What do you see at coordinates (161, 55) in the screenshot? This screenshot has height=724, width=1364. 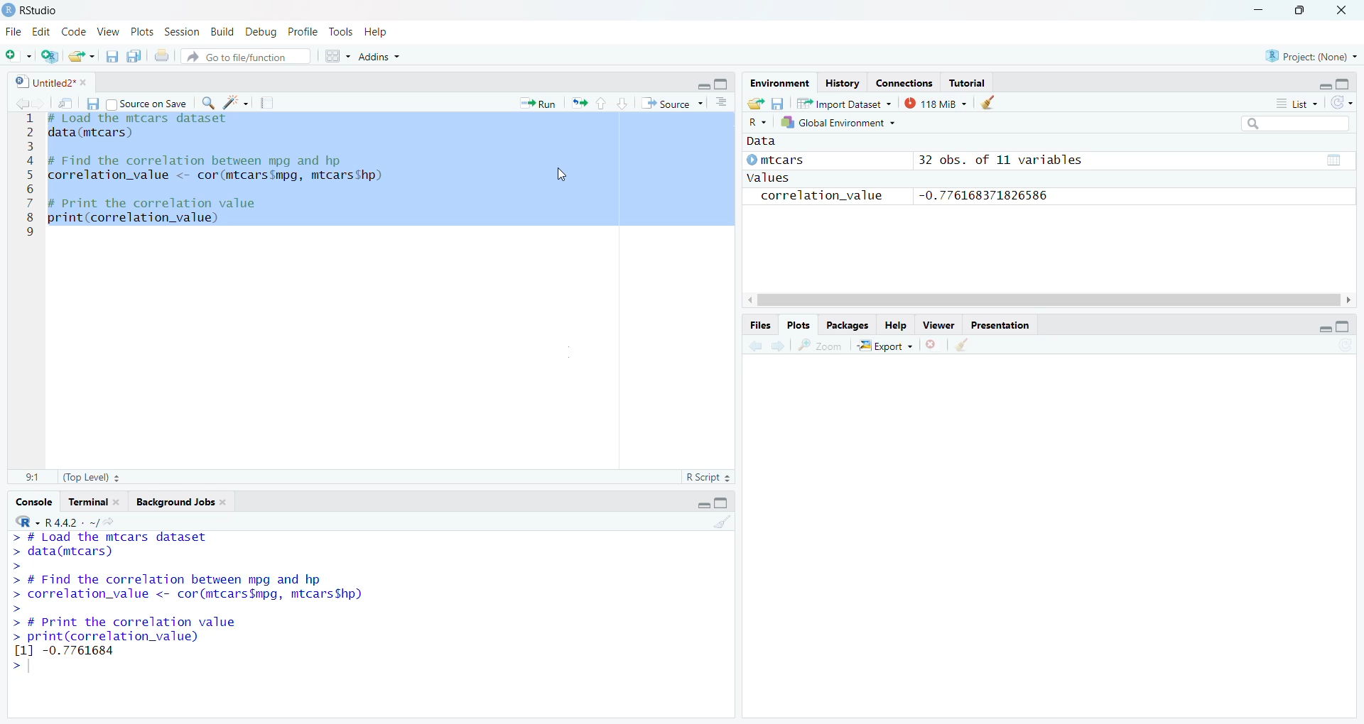 I see `Print the current file` at bounding box center [161, 55].